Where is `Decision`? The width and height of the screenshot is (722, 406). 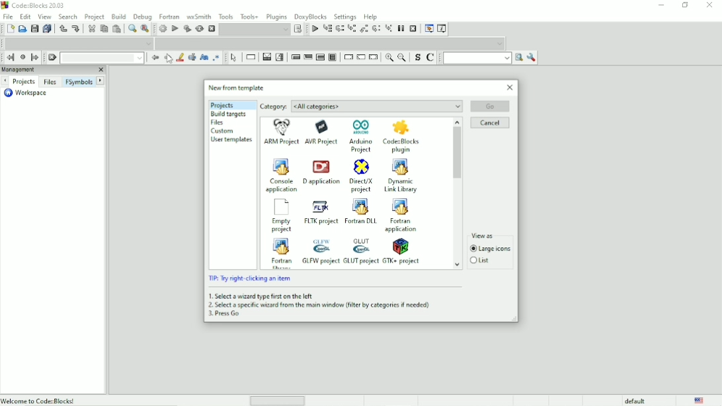
Decision is located at coordinates (266, 57).